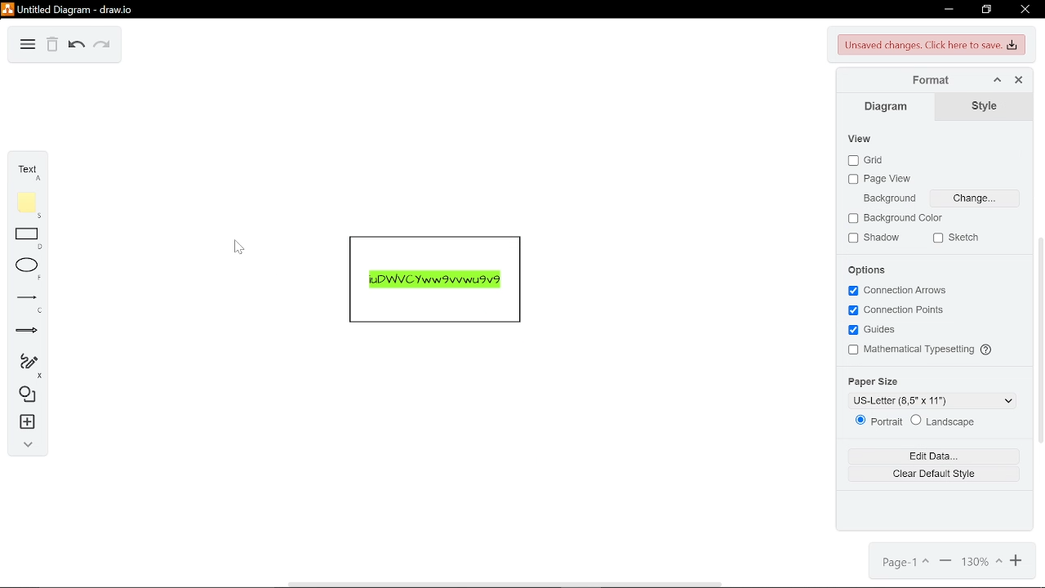  What do you see at coordinates (872, 332) in the screenshot?
I see `guides` at bounding box center [872, 332].